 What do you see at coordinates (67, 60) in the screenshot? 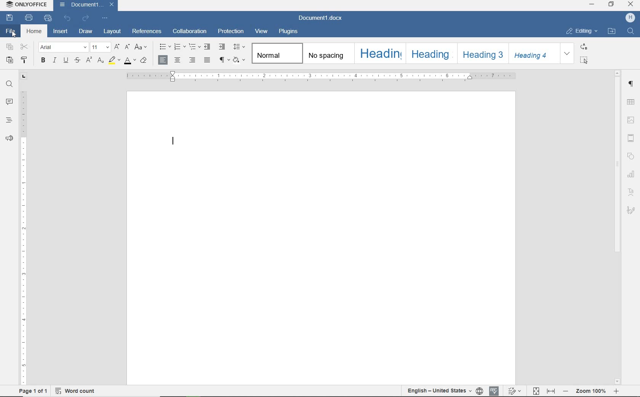
I see `underline` at bounding box center [67, 60].